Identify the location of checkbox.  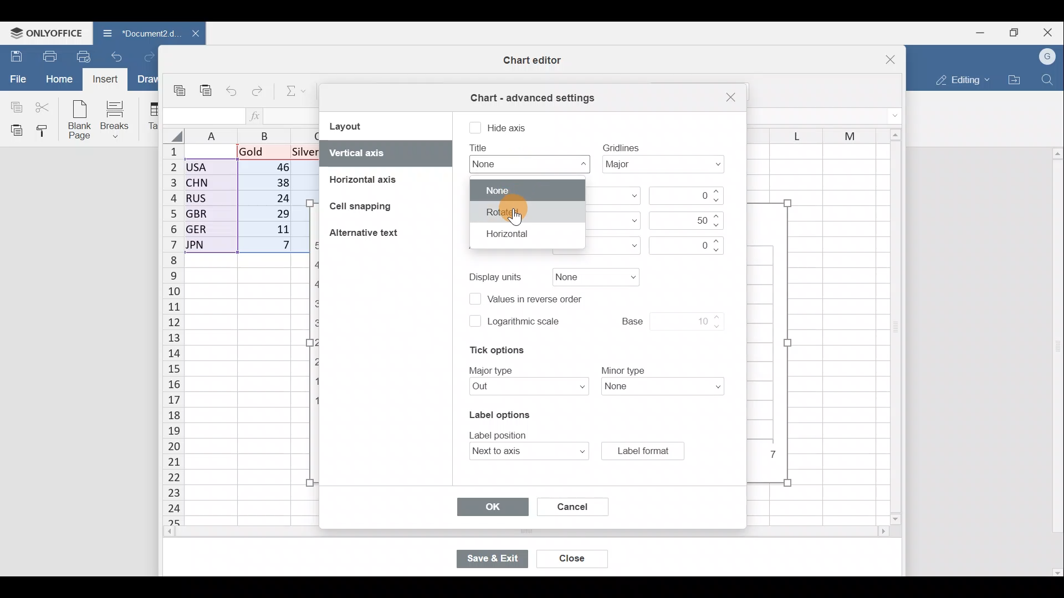
(474, 298).